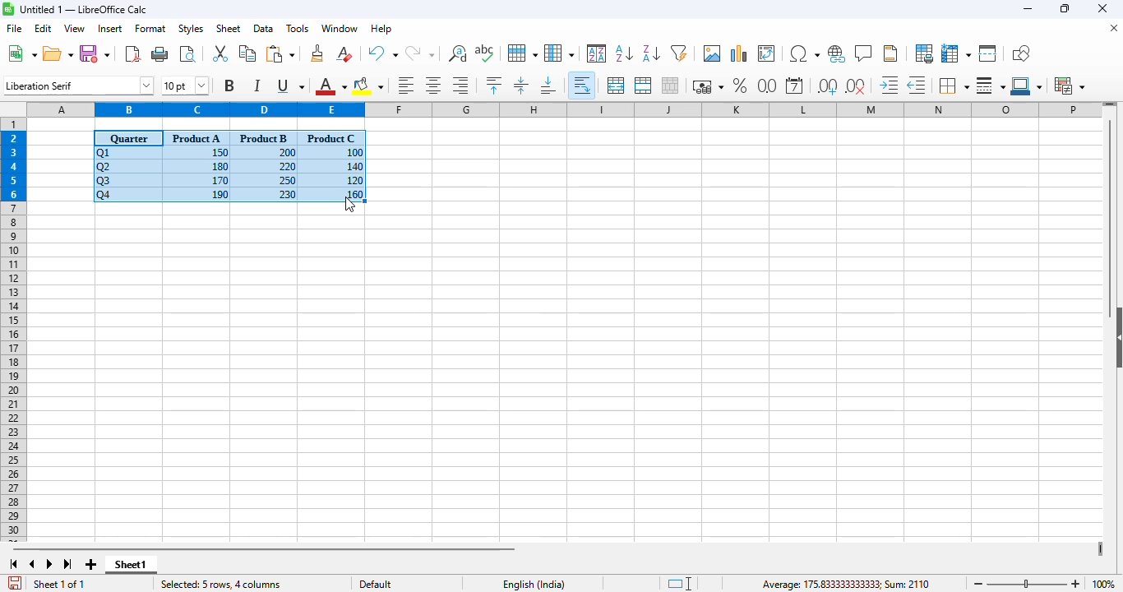 The image size is (1123, 592). What do you see at coordinates (617, 86) in the screenshot?
I see `merge and center or unmerge cells depending on the current toggle state` at bounding box center [617, 86].